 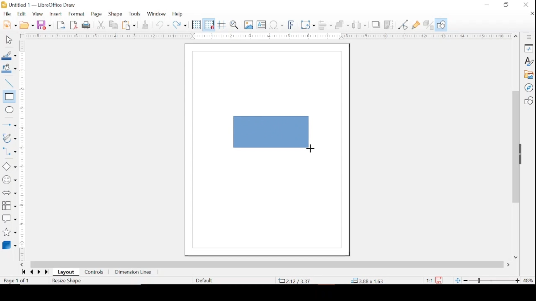 I want to click on cut, so click(x=101, y=25).